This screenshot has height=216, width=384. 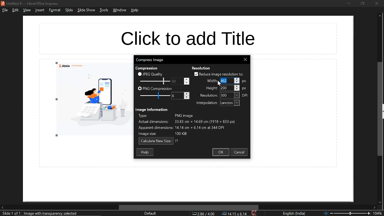 I want to click on reduce image resolution to, so click(x=219, y=74).